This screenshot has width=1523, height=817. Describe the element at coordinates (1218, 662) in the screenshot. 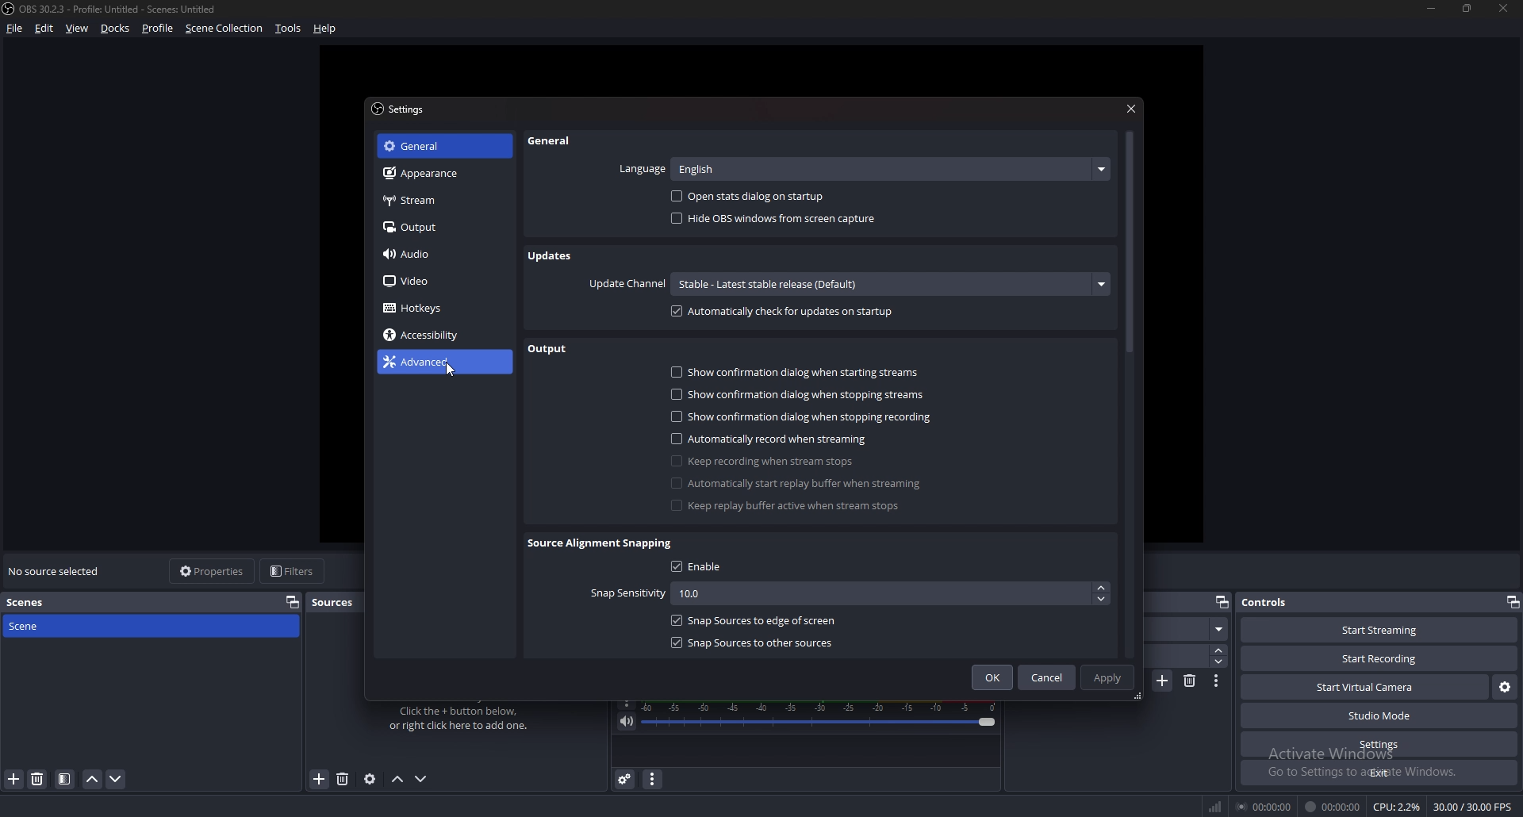

I see `decrease duration` at that location.